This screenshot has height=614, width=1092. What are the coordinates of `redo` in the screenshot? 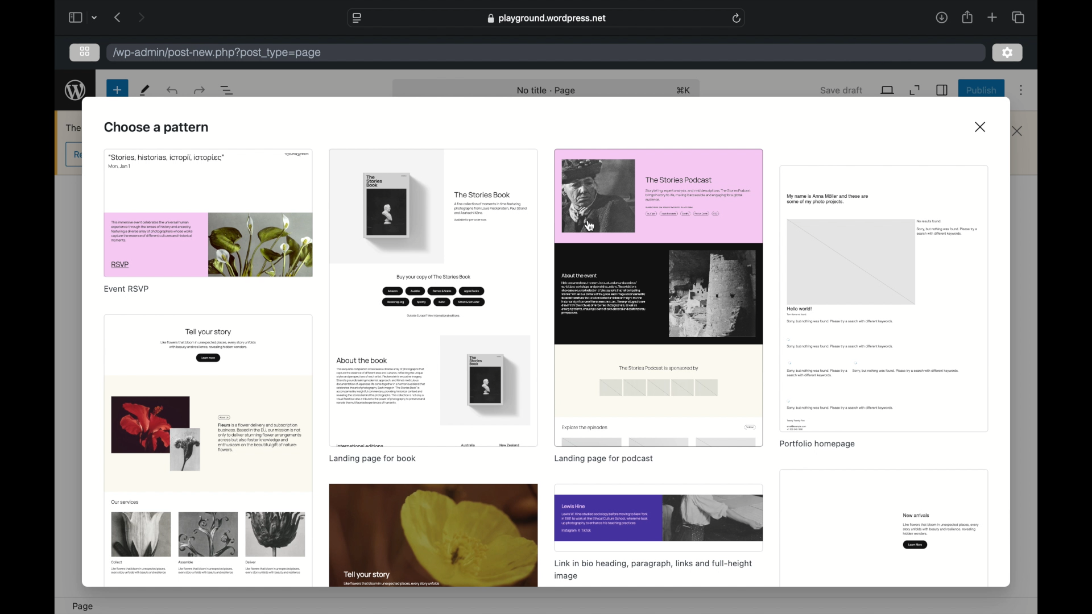 It's located at (173, 90).